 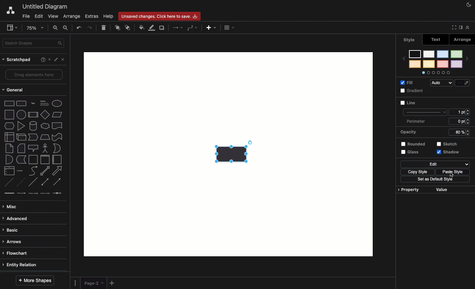 I want to click on Table, so click(x=231, y=28).